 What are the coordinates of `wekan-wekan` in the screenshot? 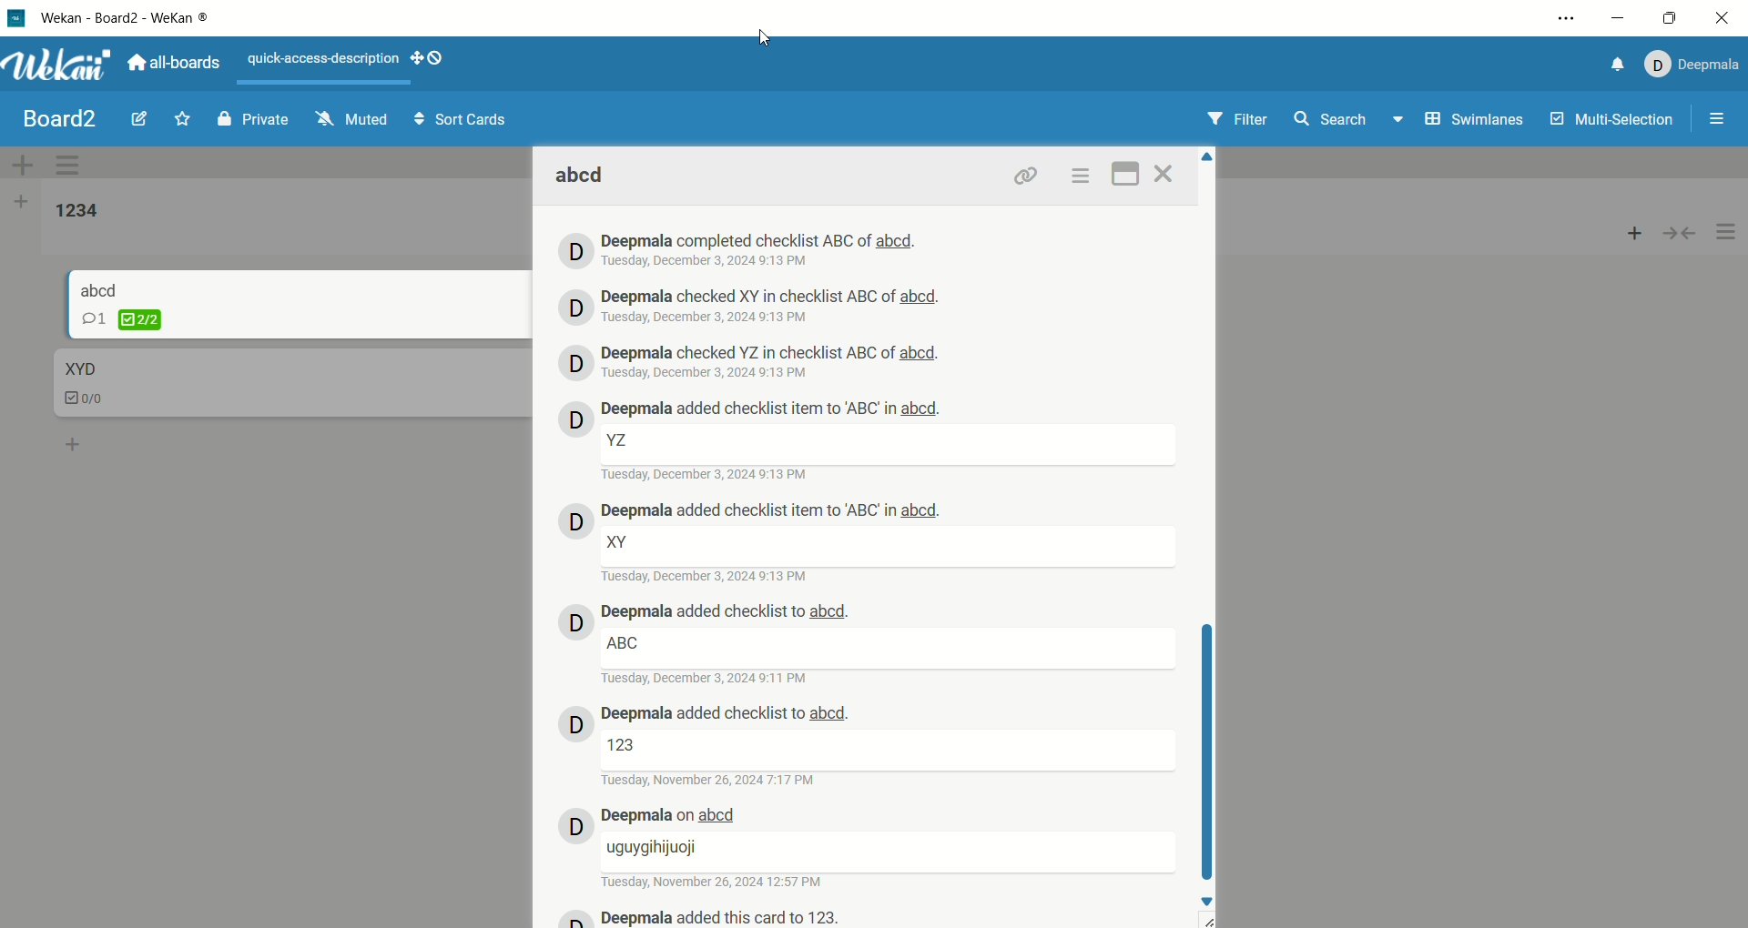 It's located at (125, 19).